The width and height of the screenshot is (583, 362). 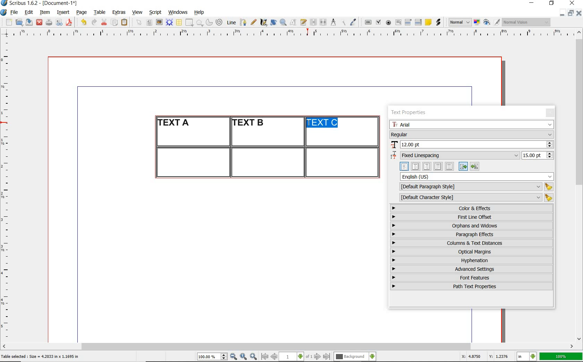 I want to click on rotate item, so click(x=273, y=22).